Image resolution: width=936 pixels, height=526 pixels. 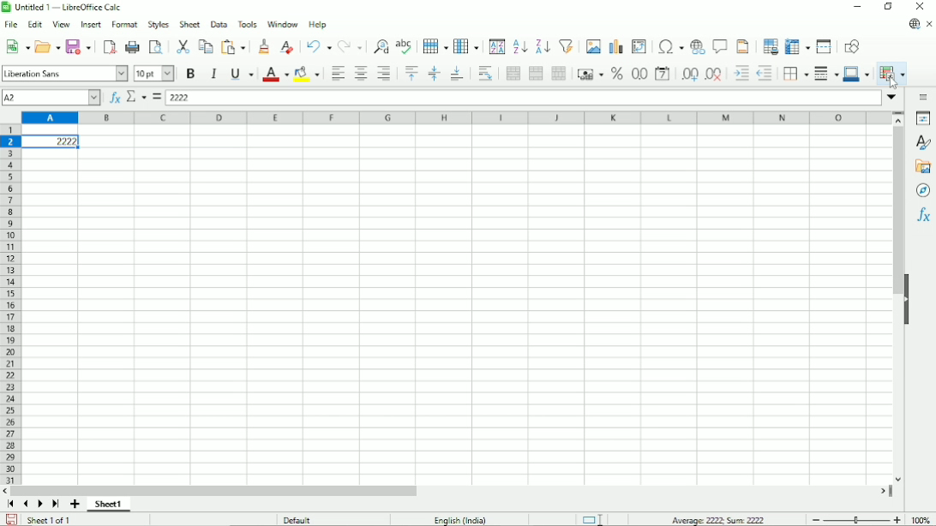 What do you see at coordinates (591, 45) in the screenshot?
I see `Insert Image ` at bounding box center [591, 45].